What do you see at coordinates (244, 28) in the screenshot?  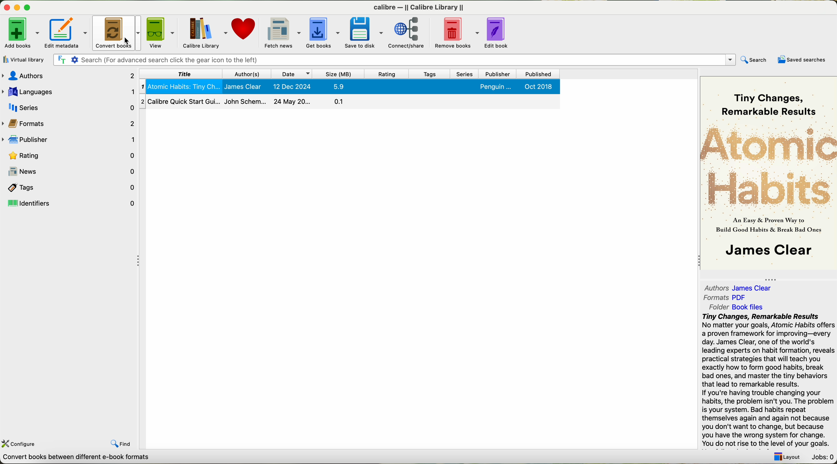 I see `donate` at bounding box center [244, 28].